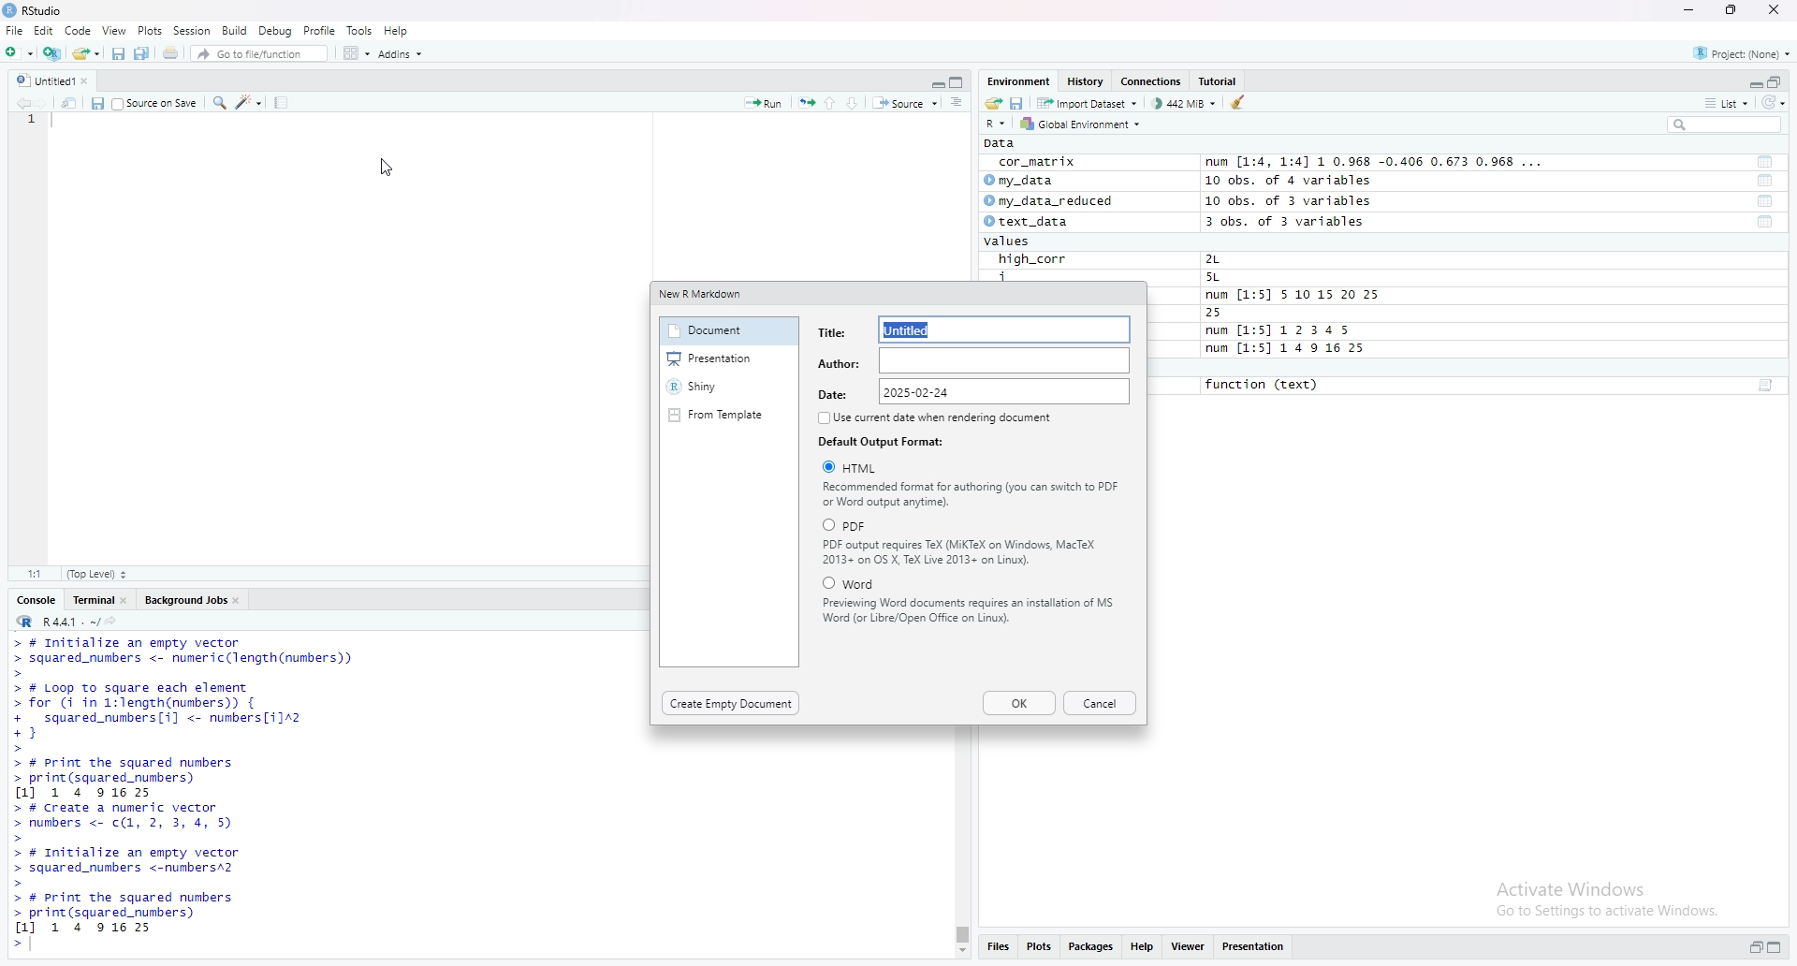  I want to click on Create Empty Document, so click(732, 703).